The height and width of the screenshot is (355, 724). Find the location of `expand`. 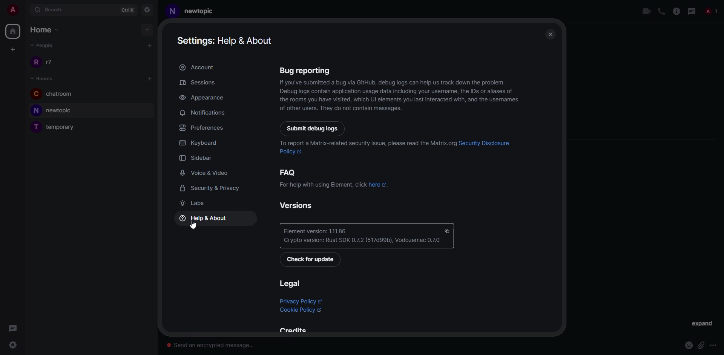

expand is located at coordinates (701, 324).